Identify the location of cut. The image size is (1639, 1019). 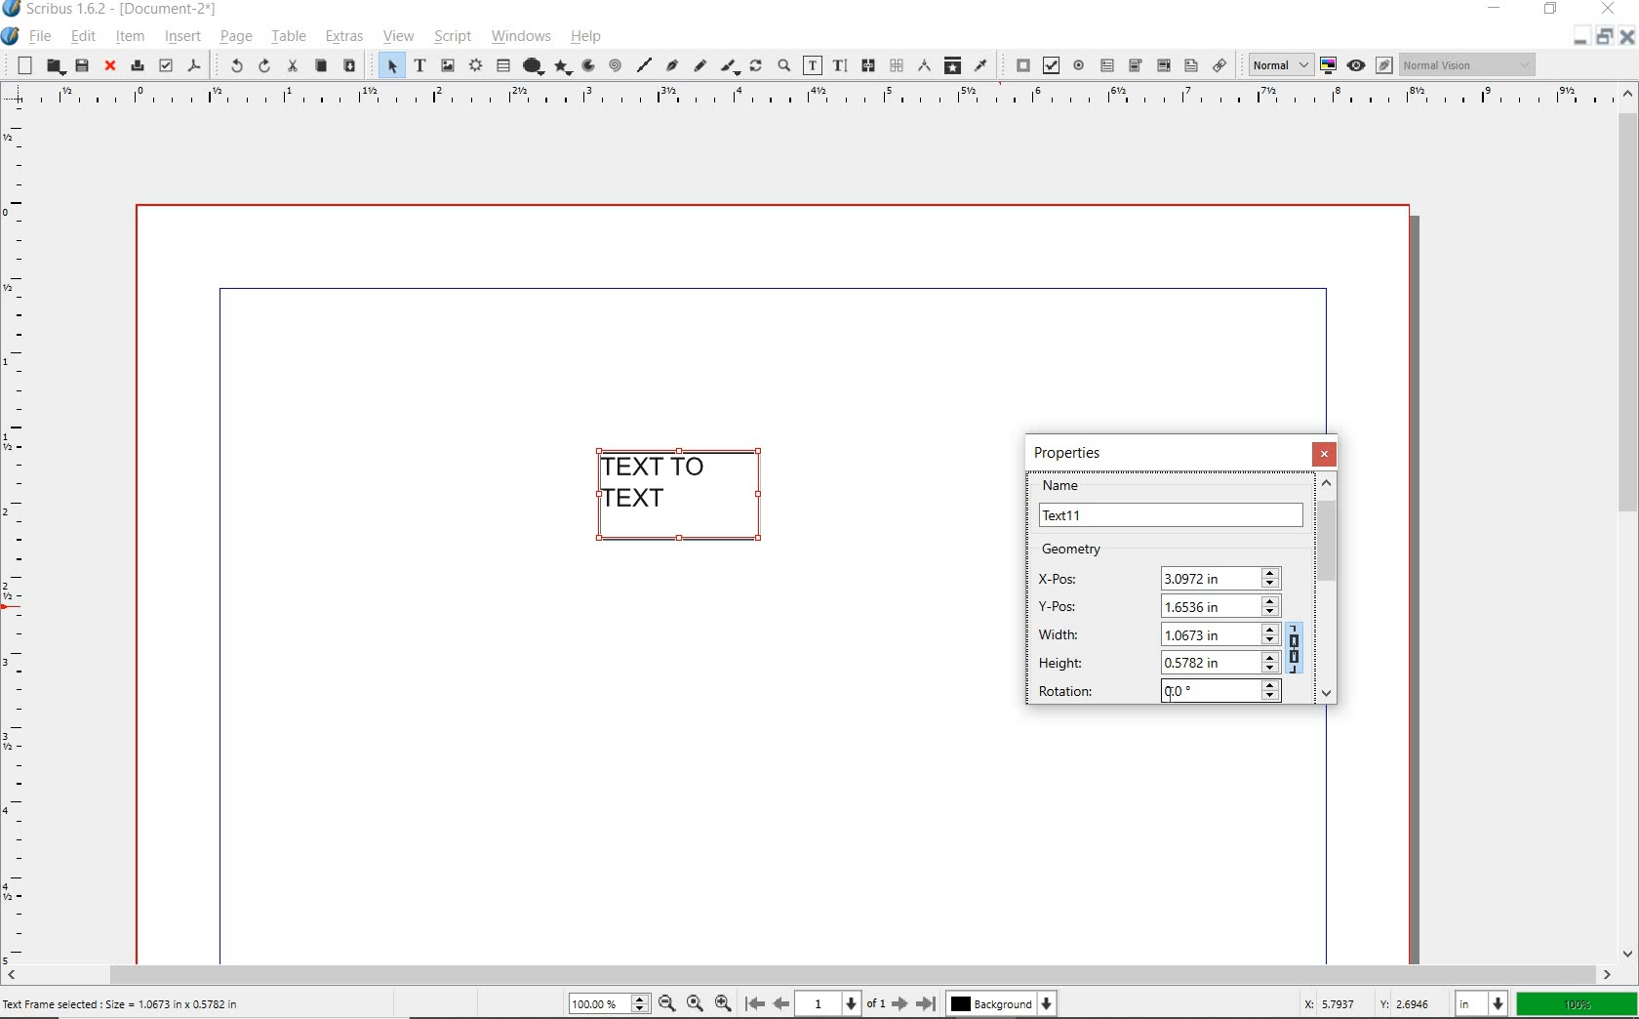
(291, 66).